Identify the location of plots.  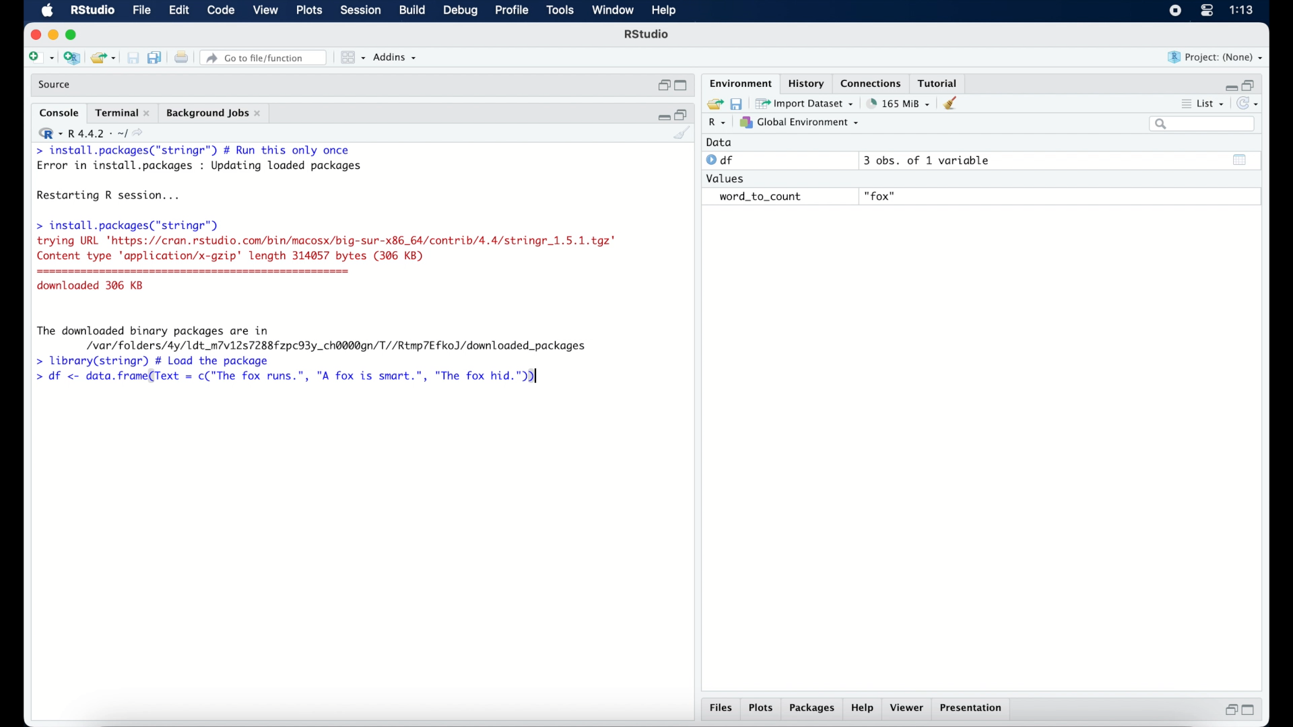
(310, 11).